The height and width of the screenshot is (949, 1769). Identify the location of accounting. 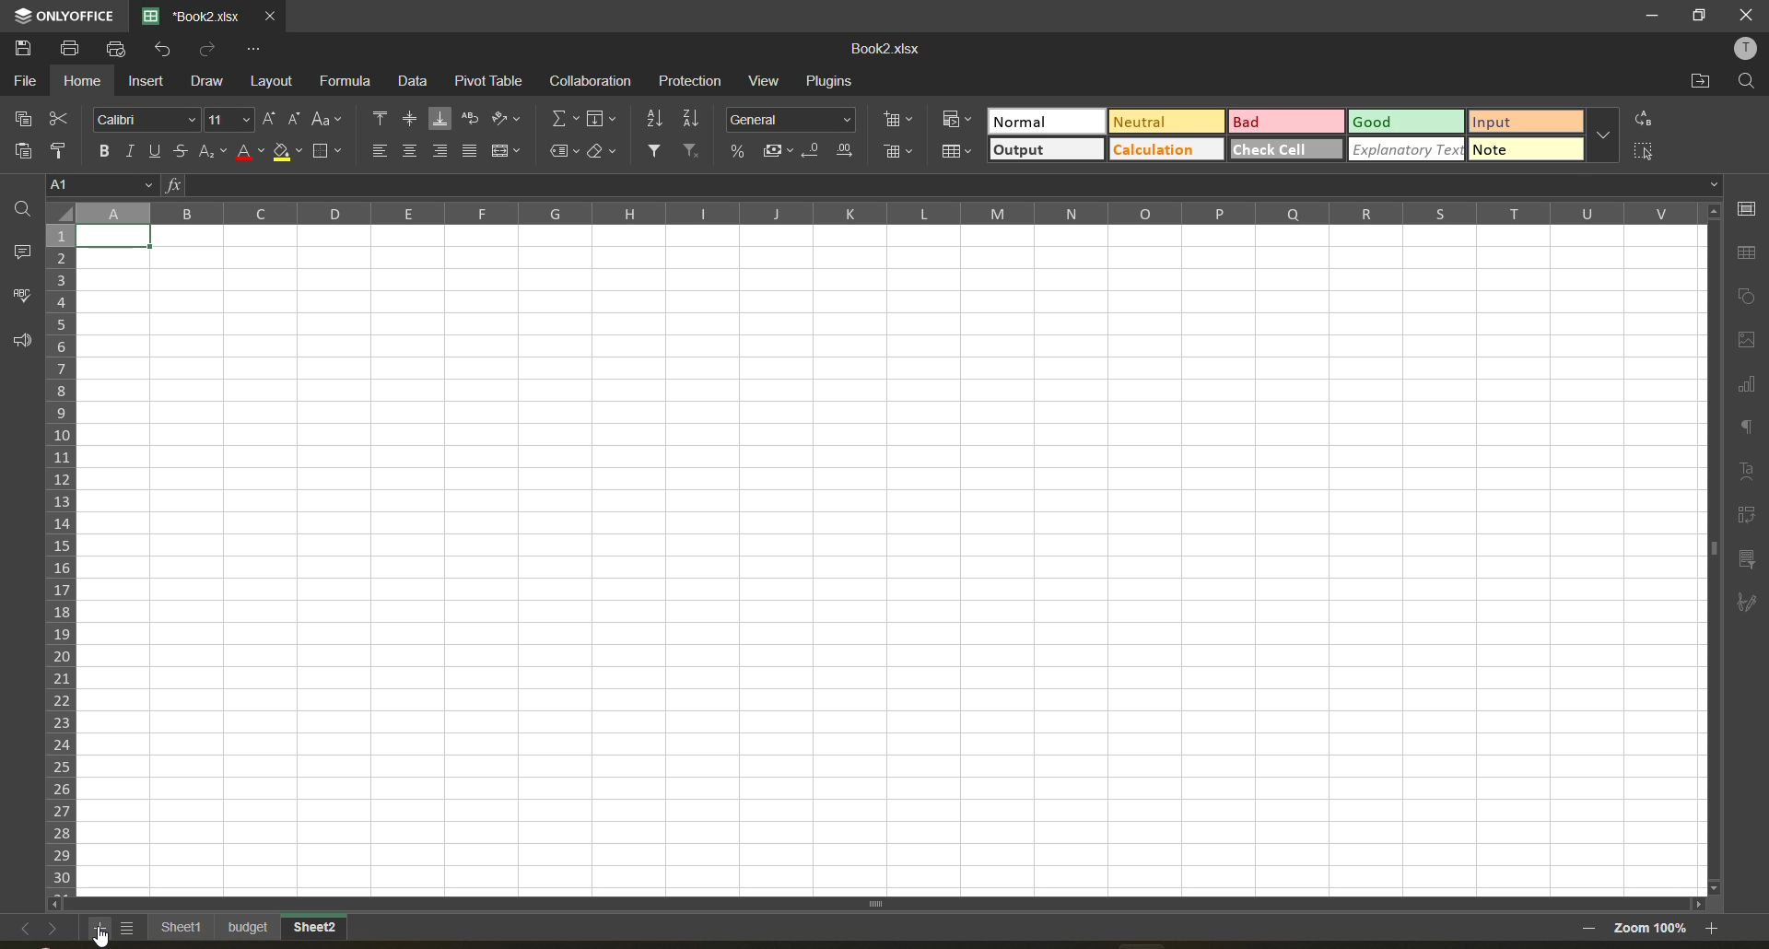
(779, 150).